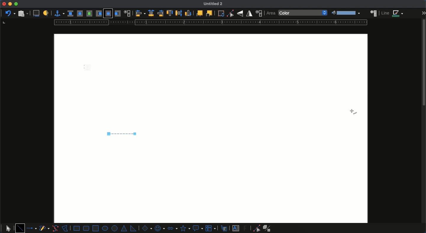  Describe the element at coordinates (36, 14) in the screenshot. I see `insert caption` at that location.